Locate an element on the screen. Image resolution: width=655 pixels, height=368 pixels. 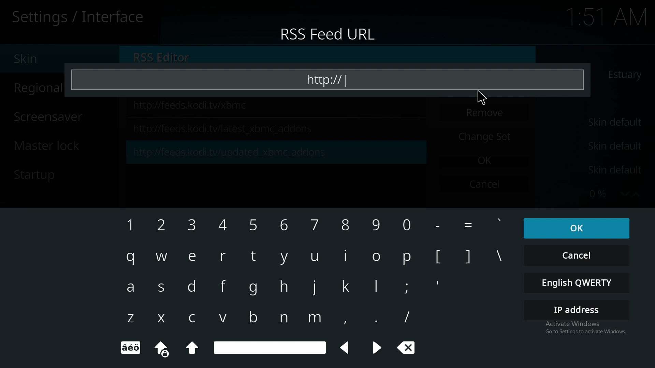
rss feed url is located at coordinates (328, 35).